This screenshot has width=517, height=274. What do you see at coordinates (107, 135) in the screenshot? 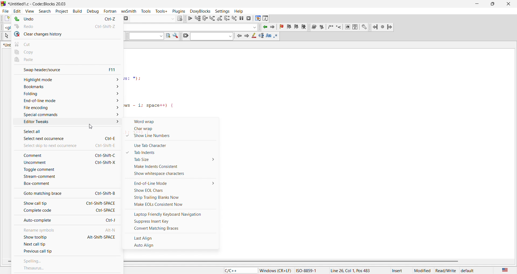
I see `Ctrl-E` at bounding box center [107, 135].